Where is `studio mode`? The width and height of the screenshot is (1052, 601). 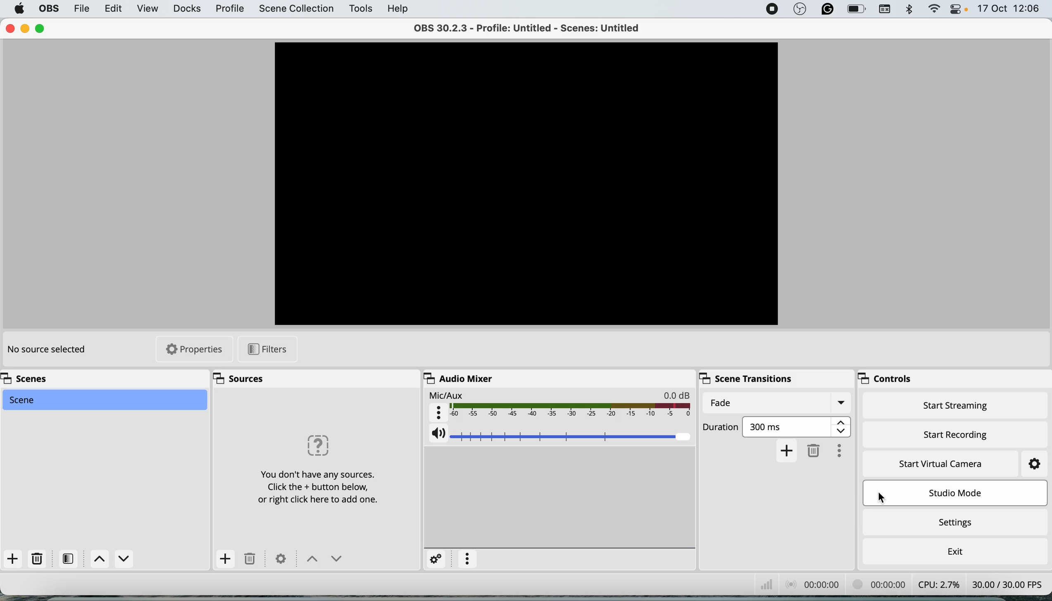 studio mode is located at coordinates (957, 493).